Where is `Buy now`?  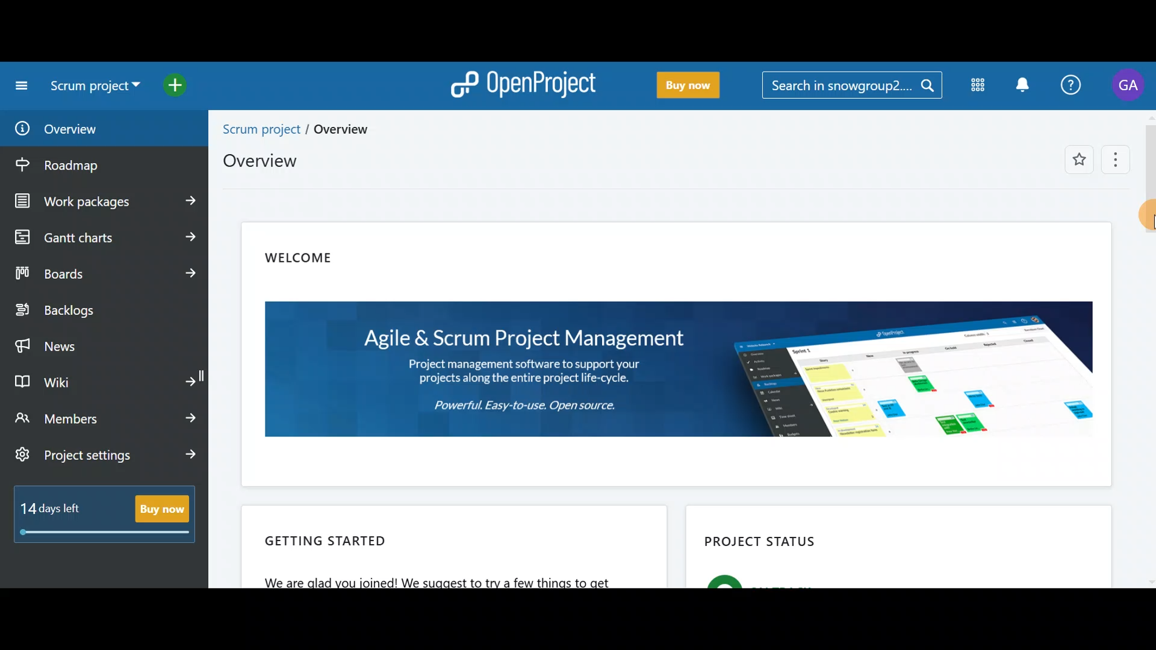 Buy now is located at coordinates (697, 86).